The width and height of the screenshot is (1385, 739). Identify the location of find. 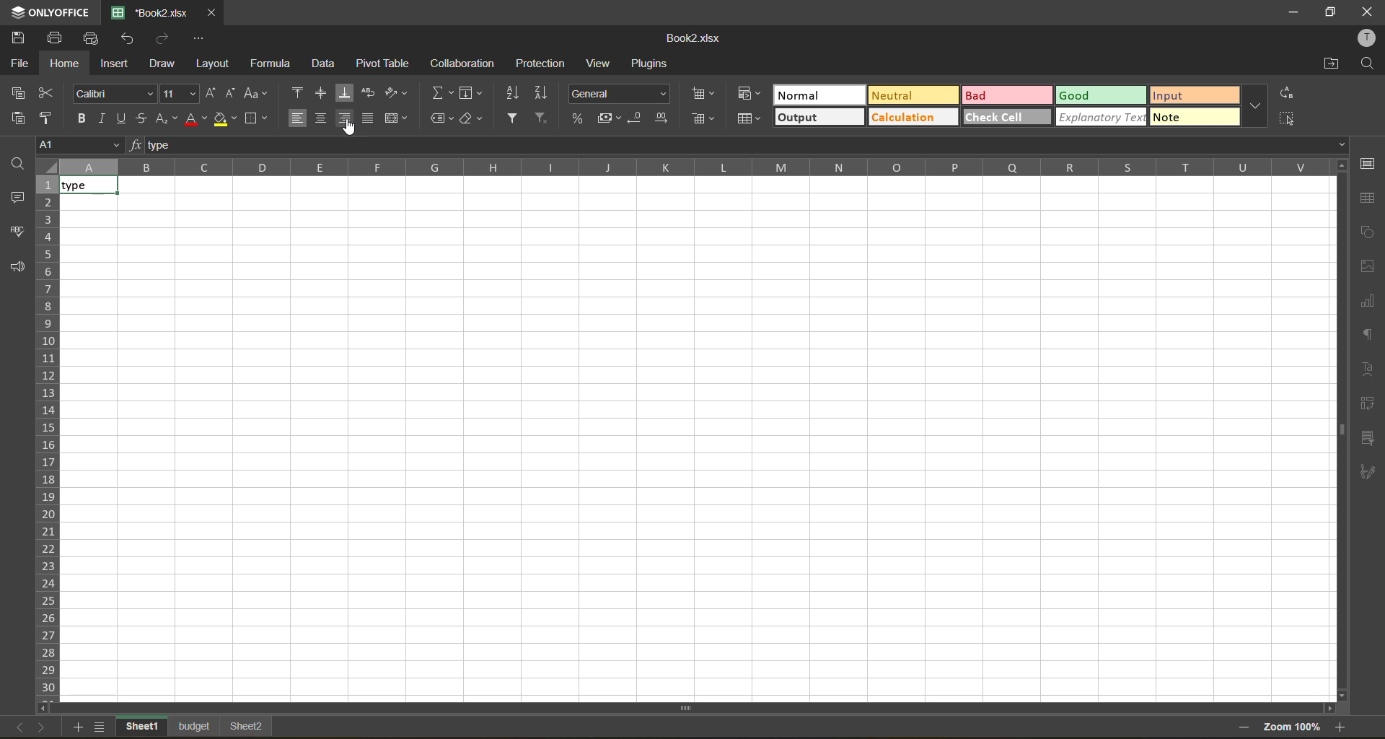
(22, 162).